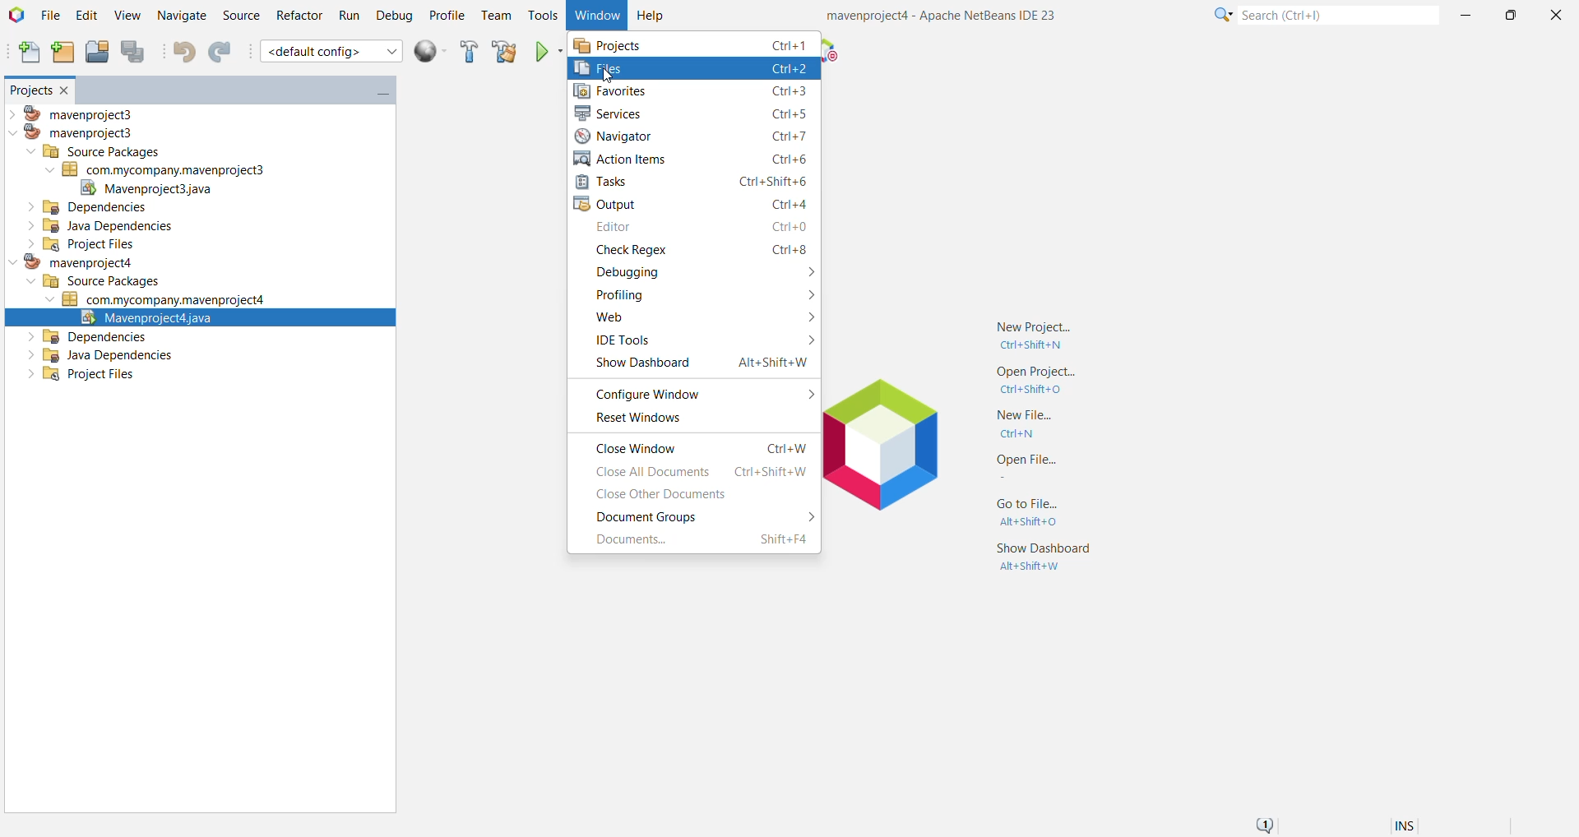 Image resolution: width=1579 pixels, height=837 pixels. I want to click on Undo, so click(183, 50).